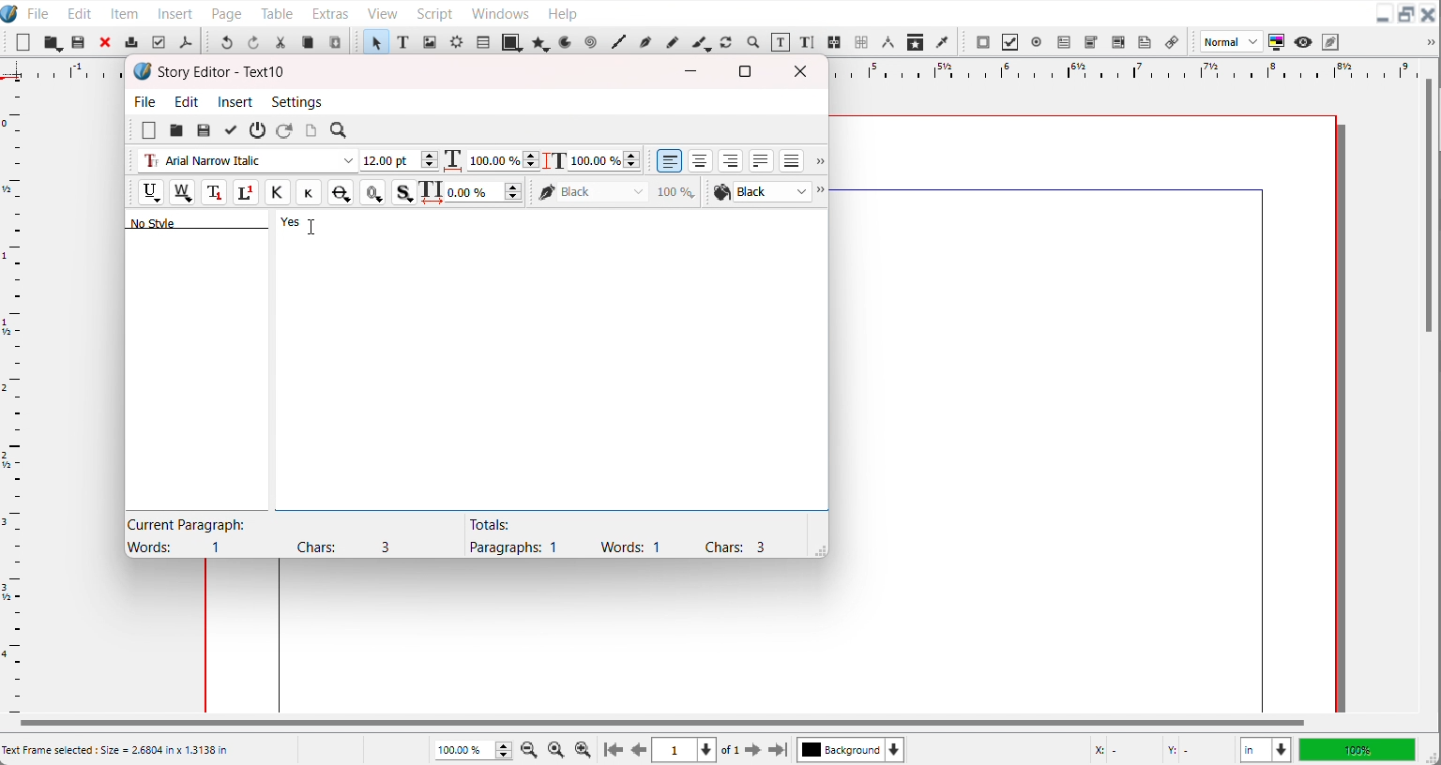  Describe the element at coordinates (584, 749) in the screenshot. I see `Zoom In` at that location.